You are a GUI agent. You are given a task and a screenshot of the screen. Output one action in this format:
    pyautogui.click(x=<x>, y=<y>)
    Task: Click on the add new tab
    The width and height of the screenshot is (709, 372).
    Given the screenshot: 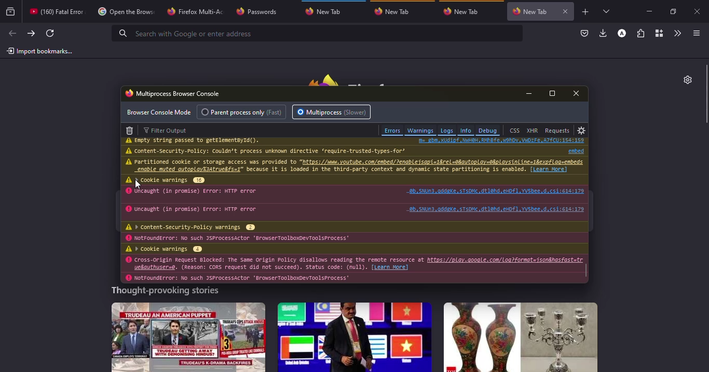 What is the action you would take?
    pyautogui.click(x=586, y=12)
    